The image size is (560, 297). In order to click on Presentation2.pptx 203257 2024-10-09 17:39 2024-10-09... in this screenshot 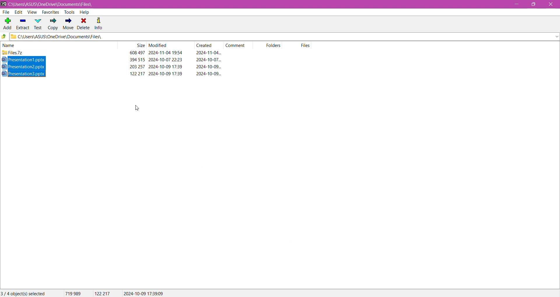, I will do `click(116, 67)`.